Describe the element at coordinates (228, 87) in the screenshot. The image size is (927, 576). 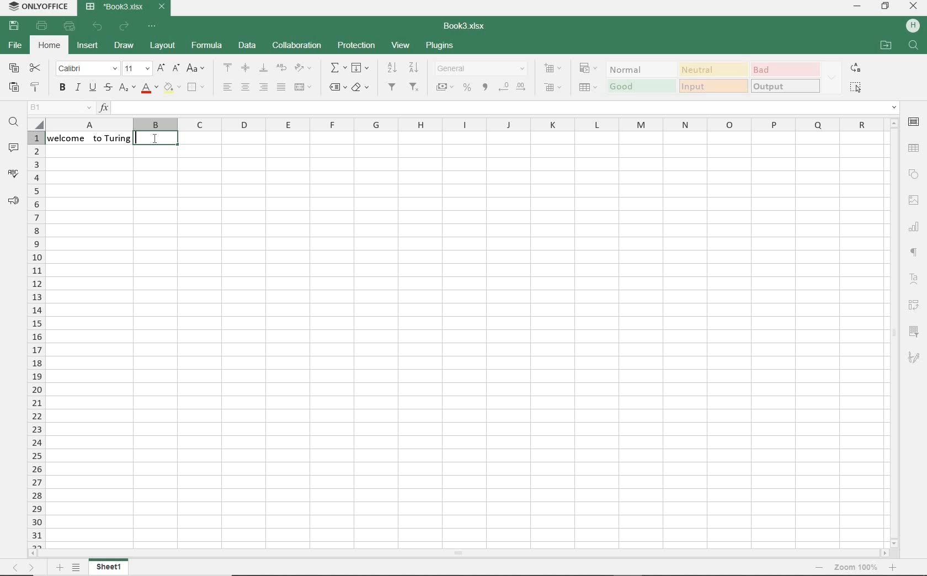
I see `align left` at that location.